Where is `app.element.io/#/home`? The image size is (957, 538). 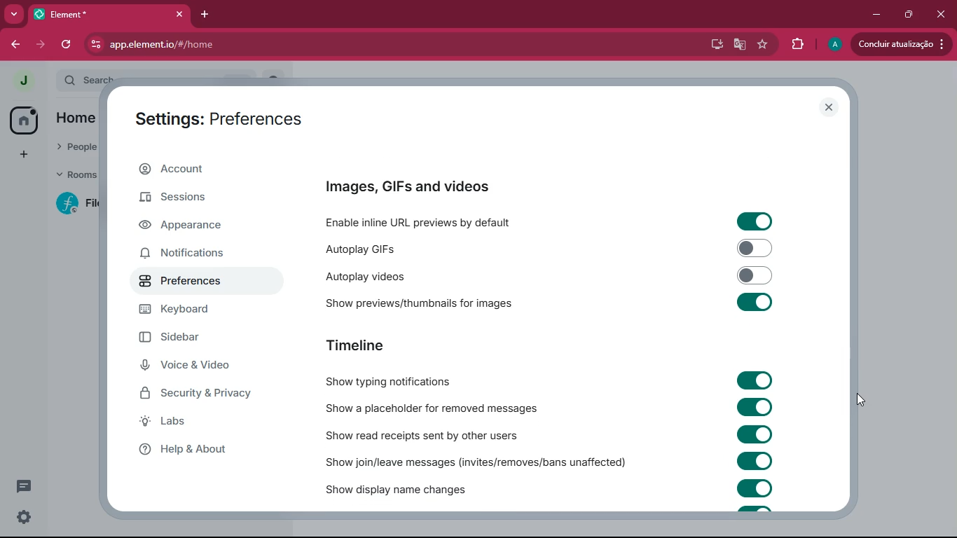
app.element.io/#/home is located at coordinates (246, 44).